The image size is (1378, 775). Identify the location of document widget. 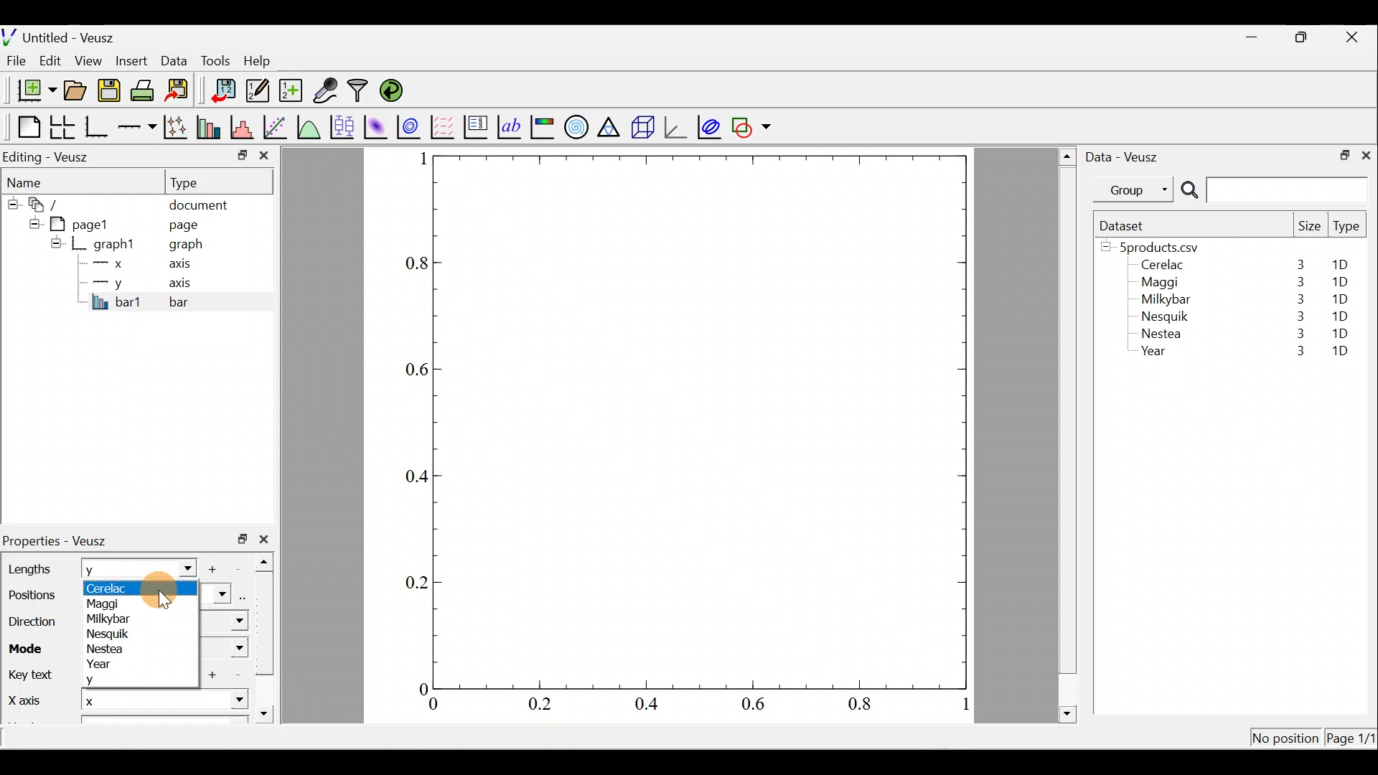
(51, 202).